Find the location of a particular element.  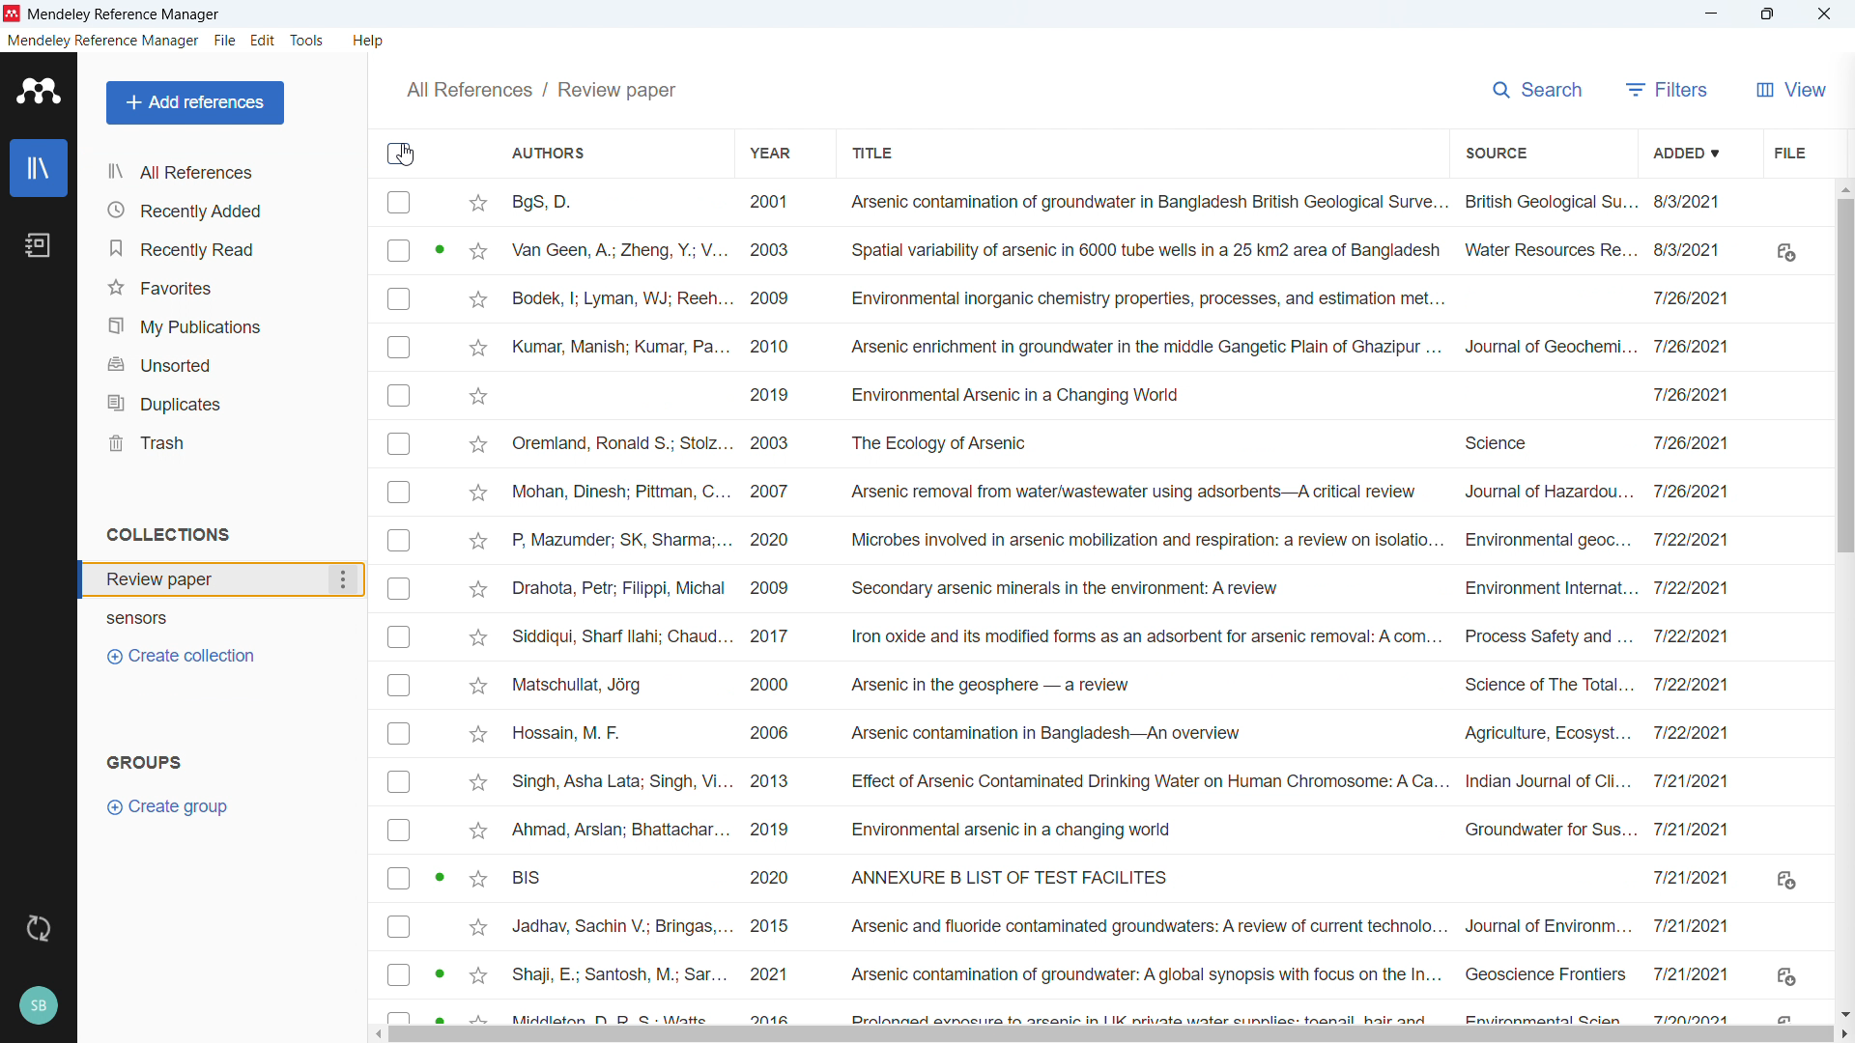

Ni, Lingfeng; Zhu, Yijing; M... 2021 Novel strategy for membrane biofouling control in MBR with CdS/MIL-101 mo... Water Research 10/28/2024 is located at coordinates (1127, 395).